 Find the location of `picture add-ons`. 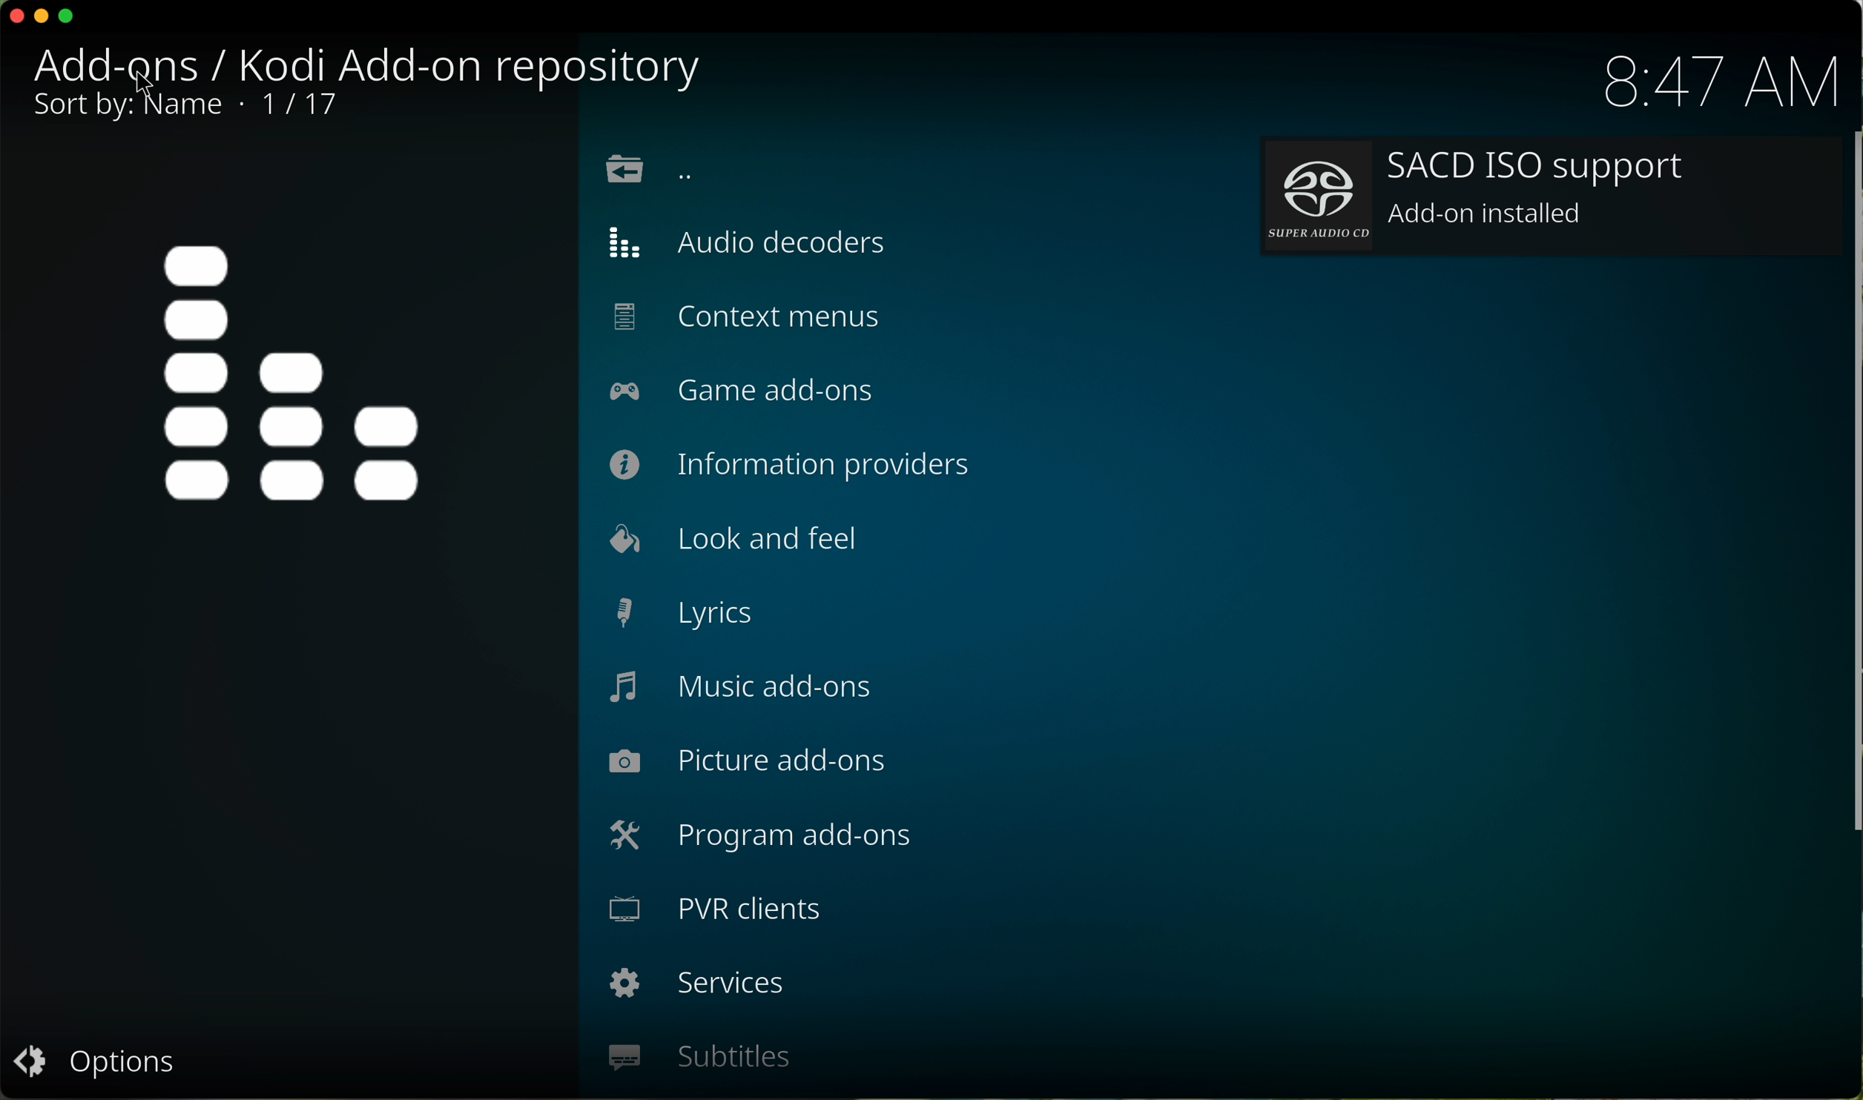

picture add-ons is located at coordinates (748, 762).